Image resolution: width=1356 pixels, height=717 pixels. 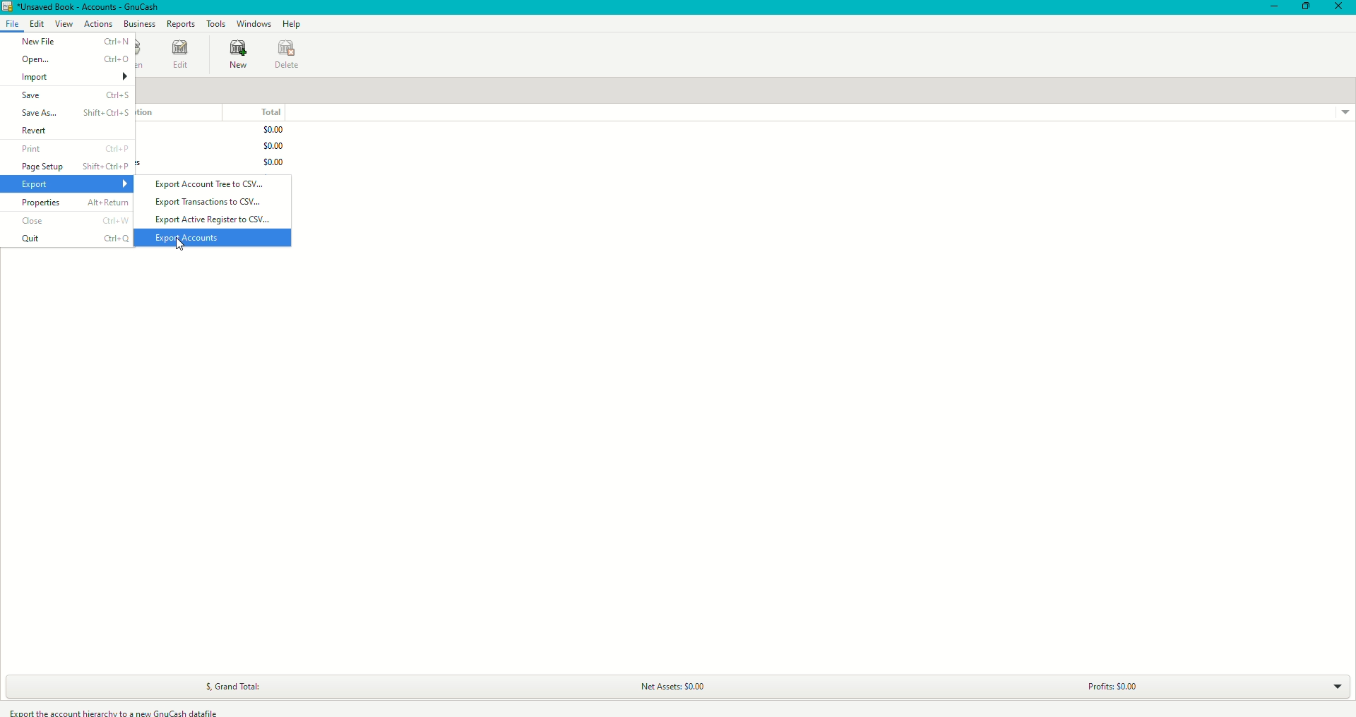 I want to click on Export Transactions, so click(x=210, y=202).